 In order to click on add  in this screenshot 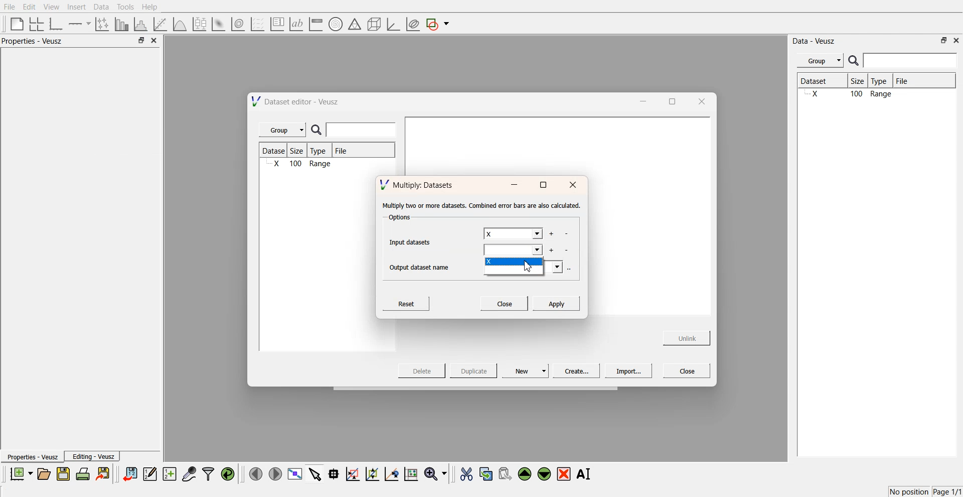, I will do `click(551, 250)`.